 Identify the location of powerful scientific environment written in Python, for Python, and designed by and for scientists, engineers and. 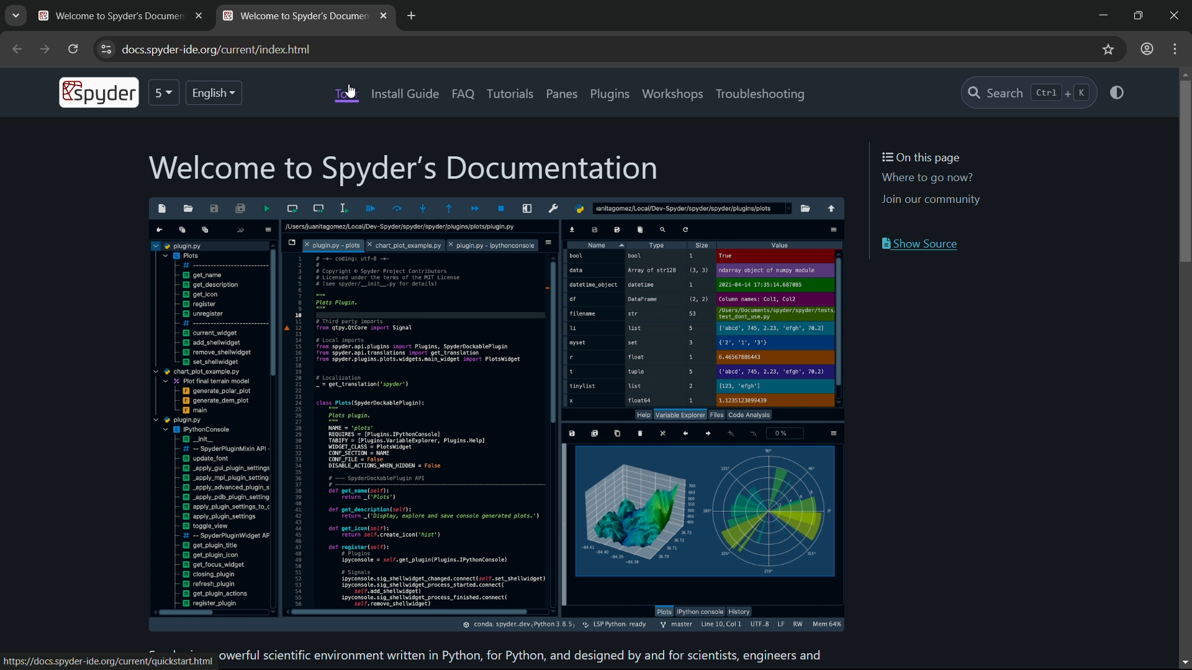
(522, 653).